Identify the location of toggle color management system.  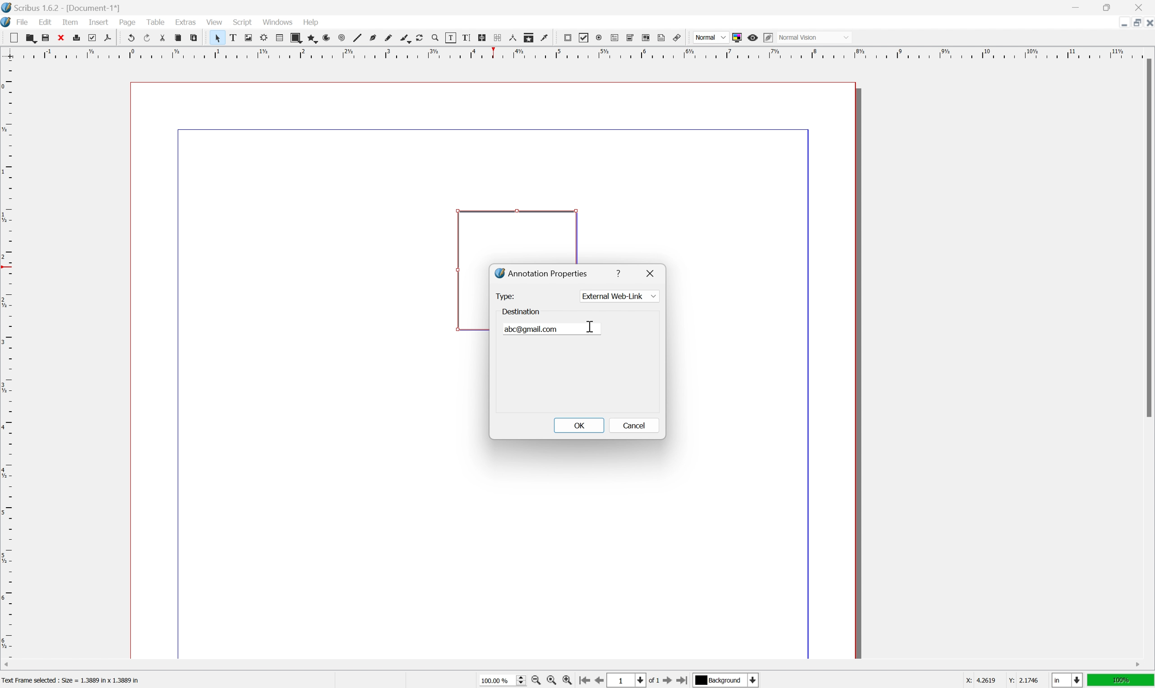
(737, 38).